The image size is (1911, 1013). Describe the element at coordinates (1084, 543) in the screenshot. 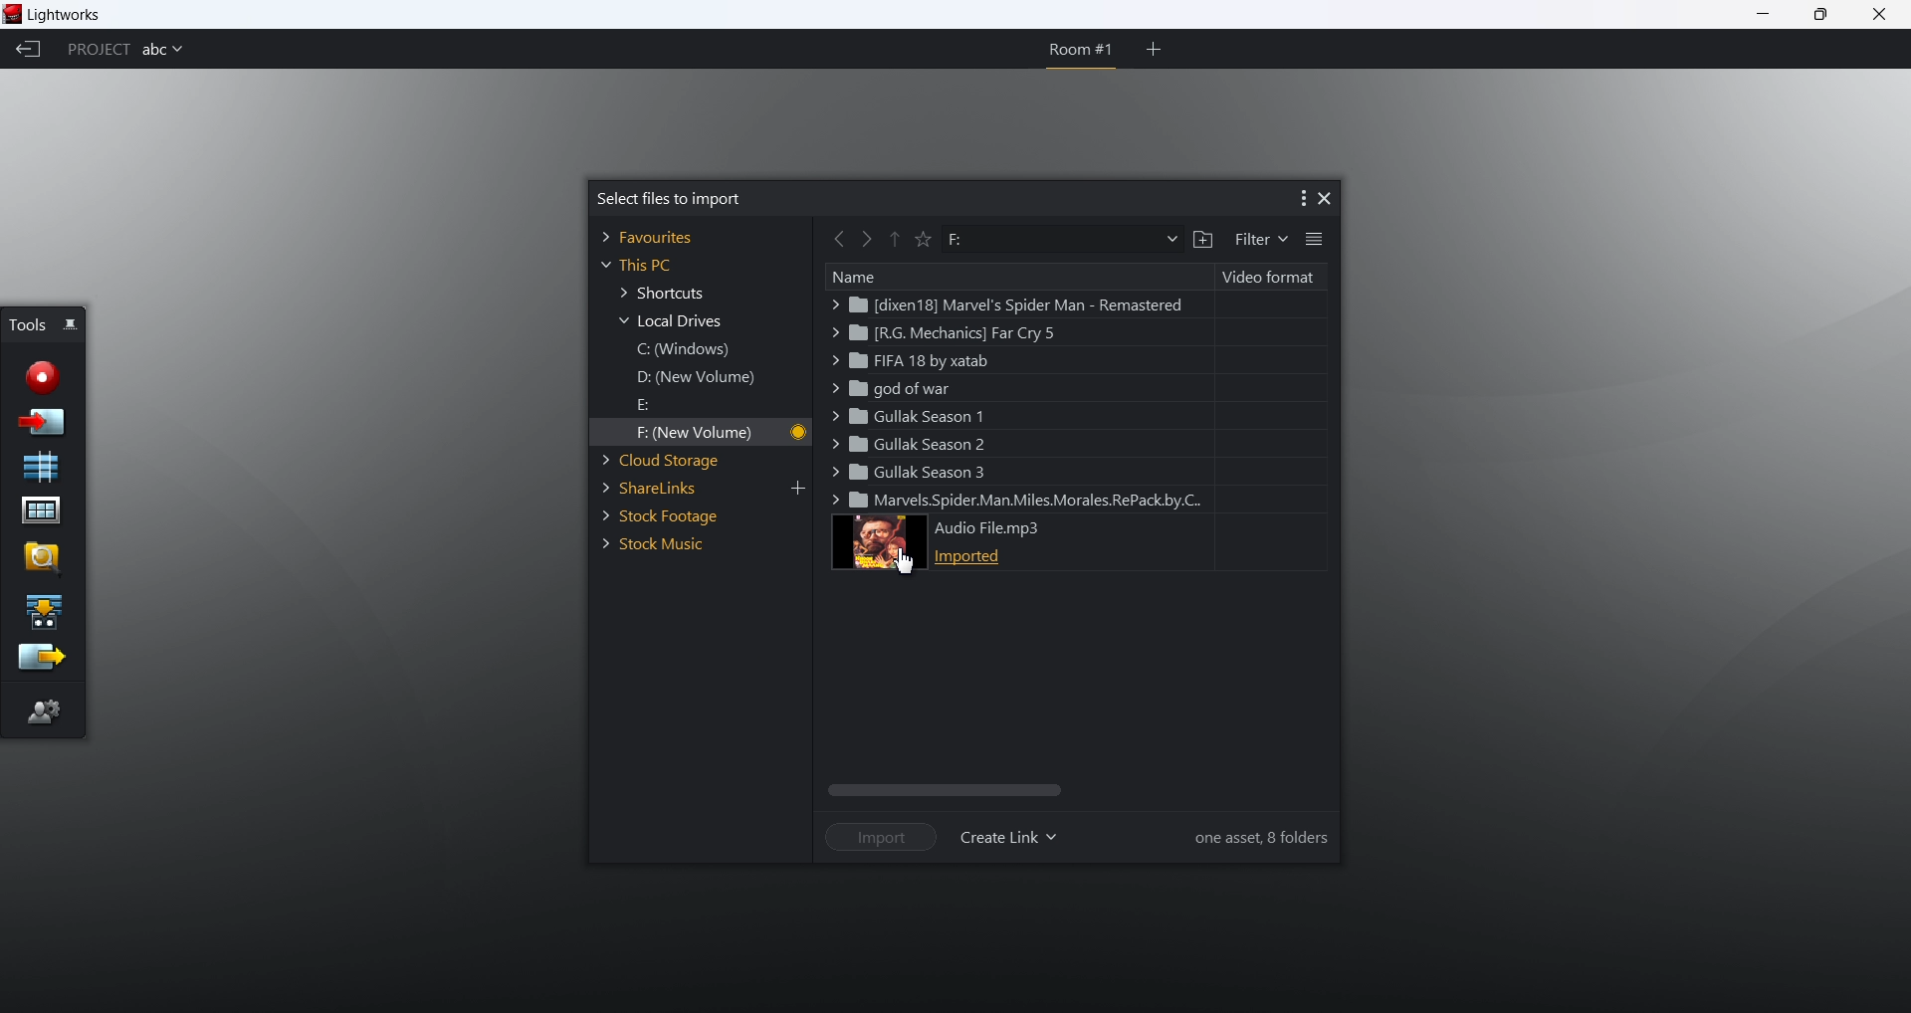

I see `audio file` at that location.